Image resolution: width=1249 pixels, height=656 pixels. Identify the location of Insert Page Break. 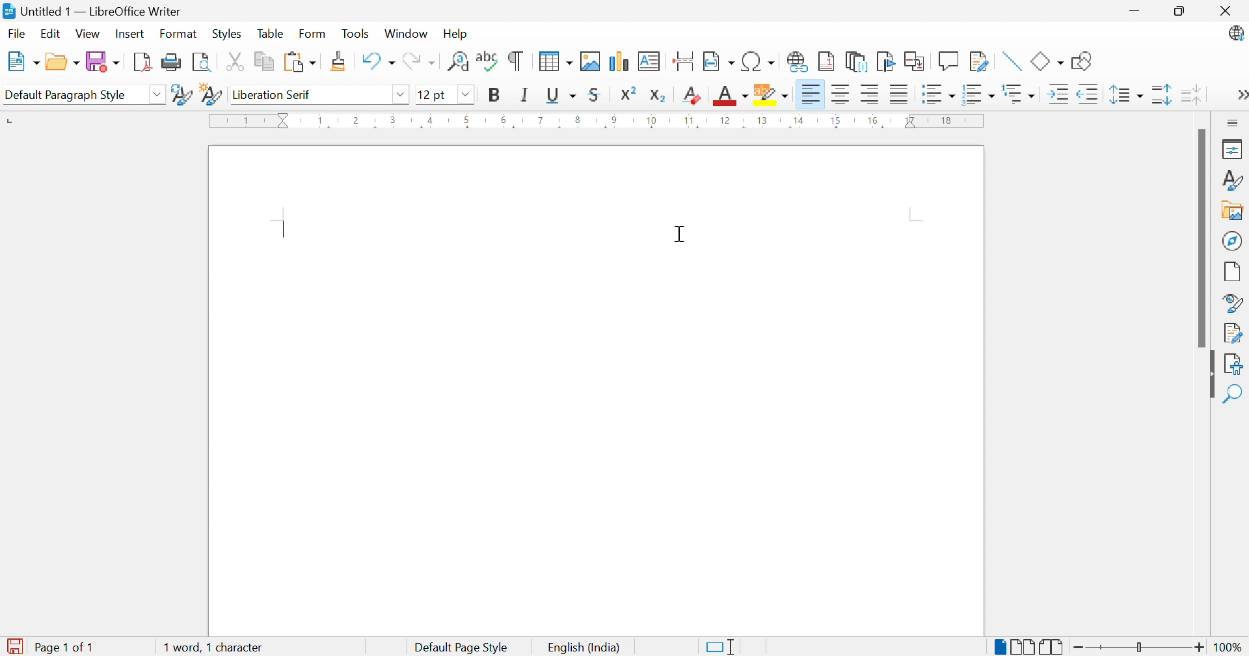
(684, 61).